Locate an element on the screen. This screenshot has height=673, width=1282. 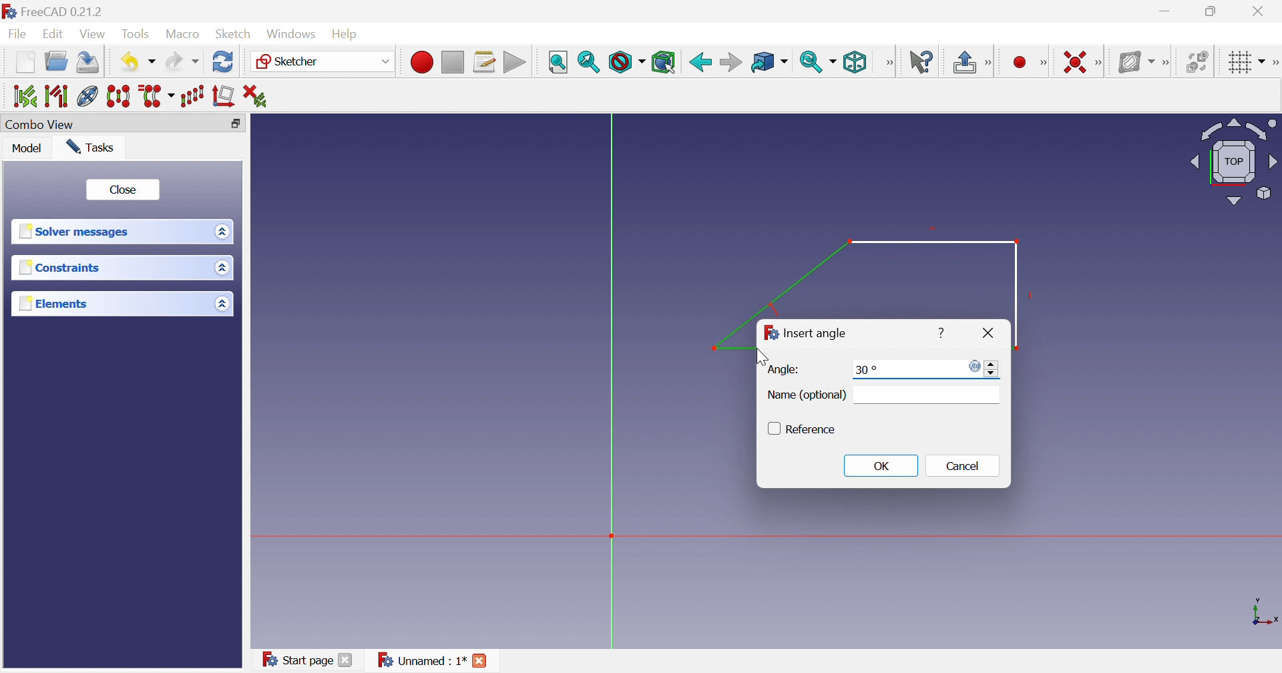
Delete all constraints is located at coordinates (254, 95).